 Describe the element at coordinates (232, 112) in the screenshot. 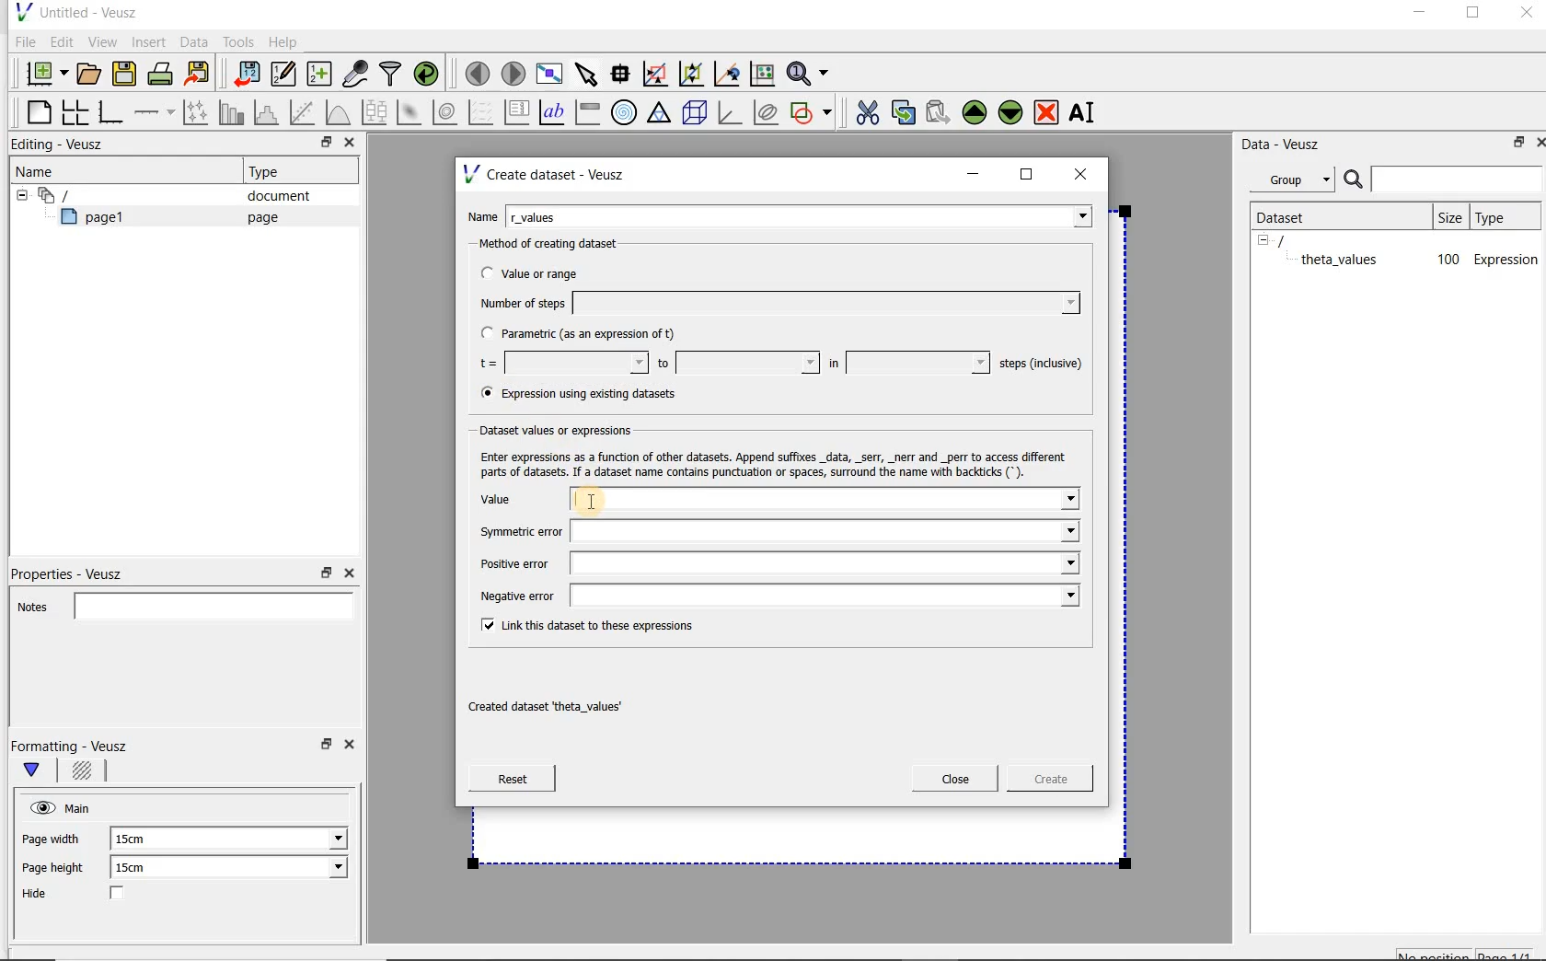

I see `plot bar charts` at that location.